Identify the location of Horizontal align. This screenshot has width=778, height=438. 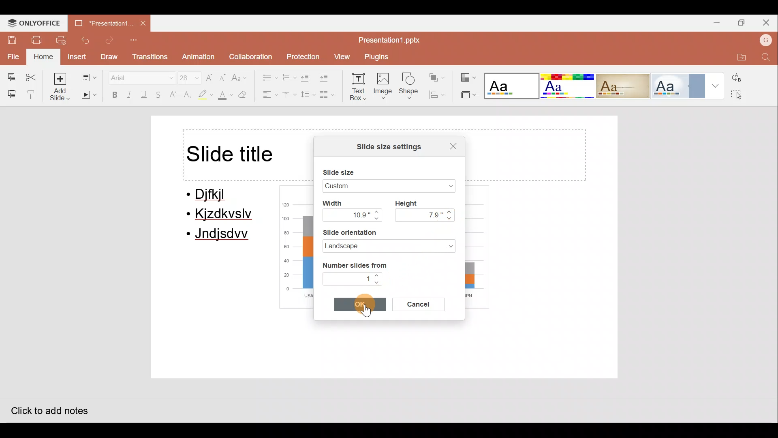
(268, 95).